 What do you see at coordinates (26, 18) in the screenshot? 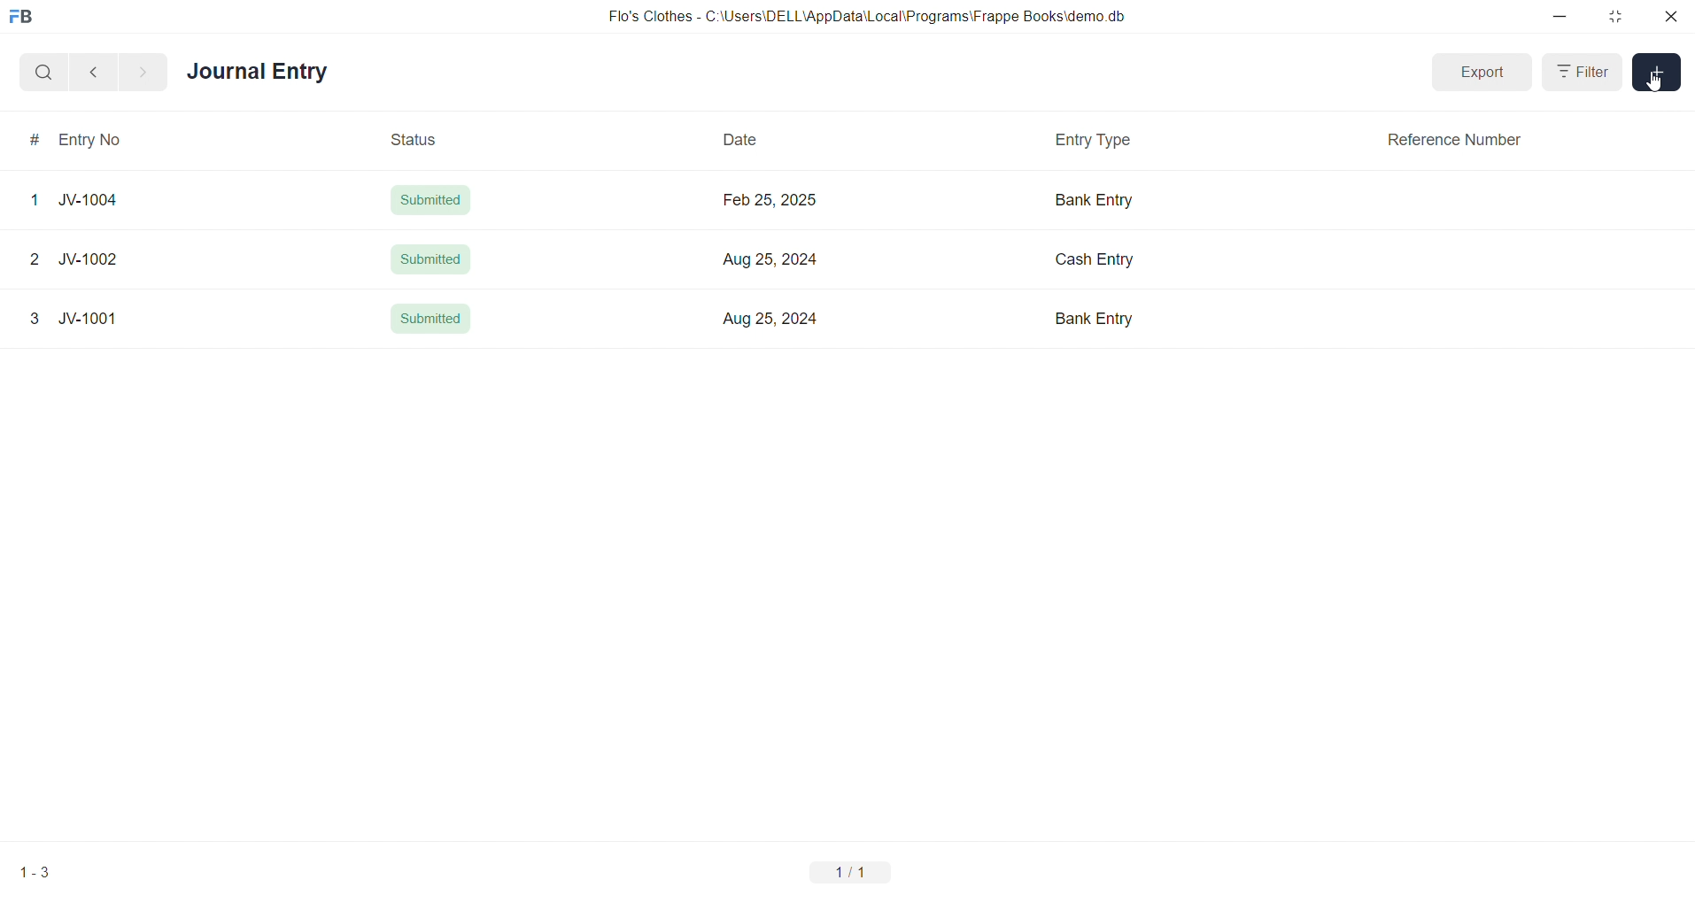
I see `logo` at bounding box center [26, 18].